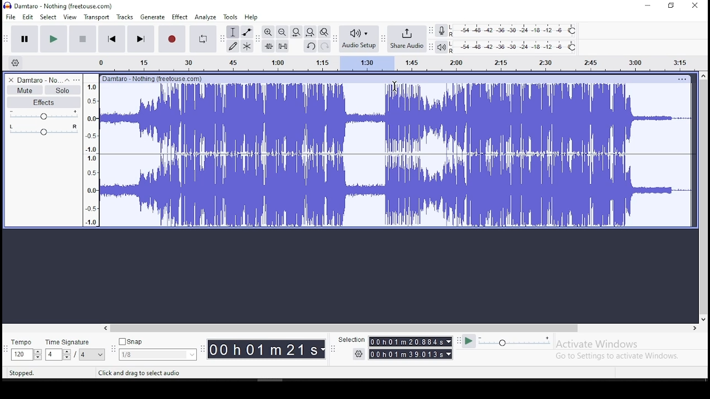 The image size is (710, 399). Describe the element at coordinates (268, 32) in the screenshot. I see `zoom in` at that location.